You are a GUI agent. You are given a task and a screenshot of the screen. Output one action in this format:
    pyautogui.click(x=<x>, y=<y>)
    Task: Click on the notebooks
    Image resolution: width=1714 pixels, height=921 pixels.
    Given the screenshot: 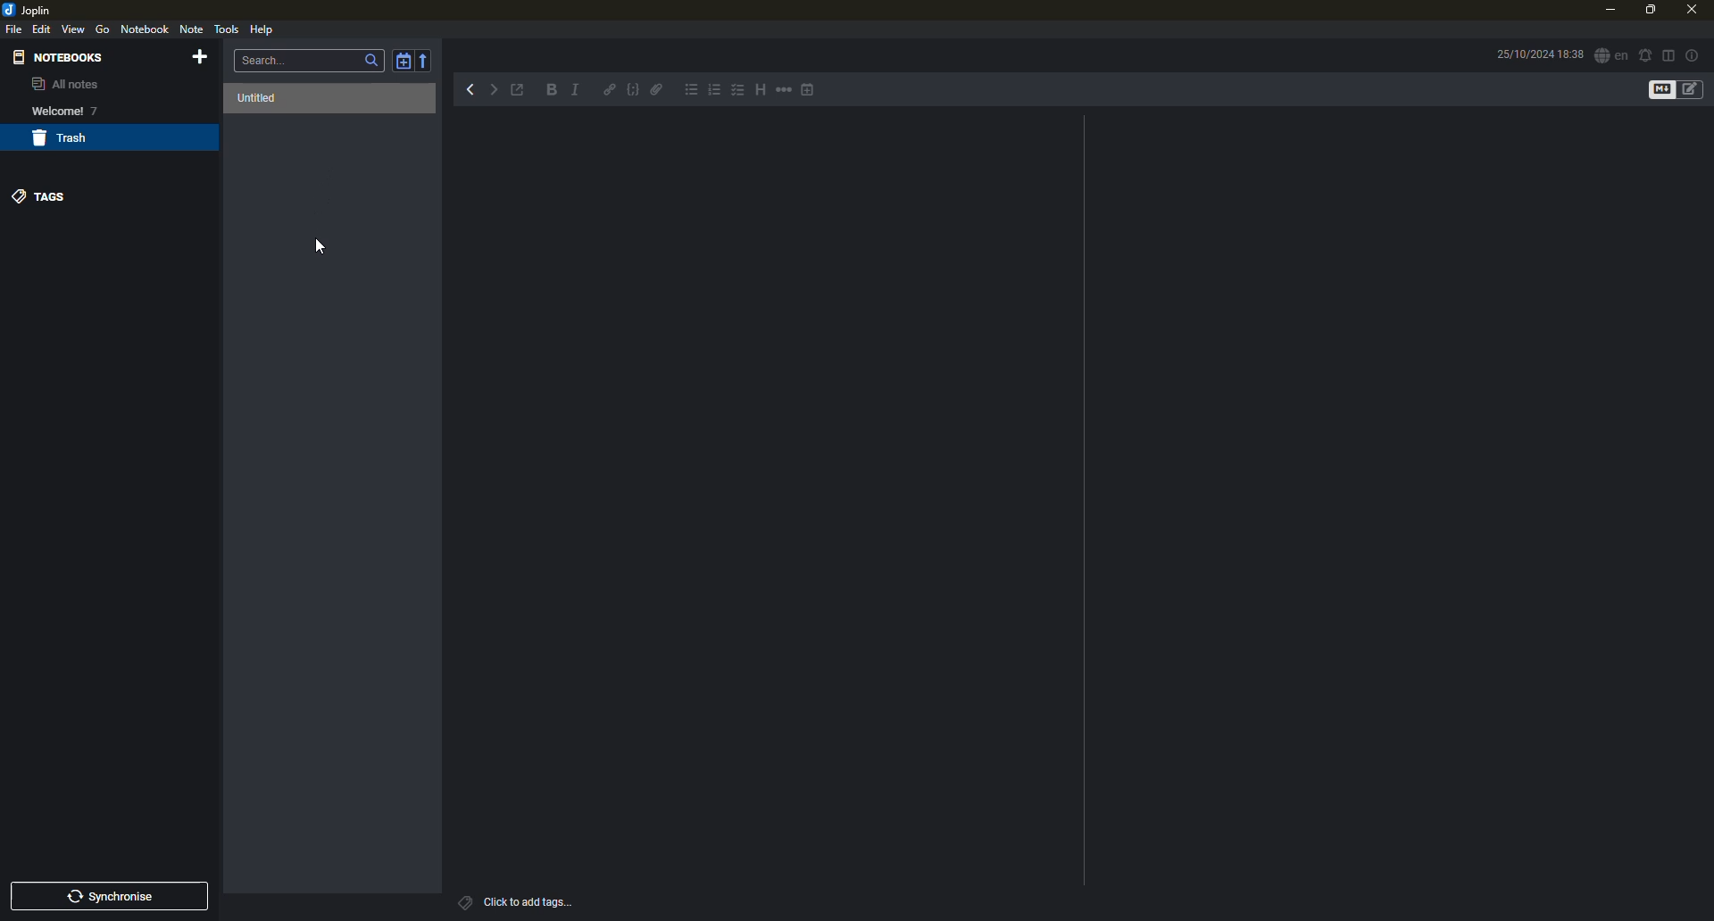 What is the action you would take?
    pyautogui.click(x=62, y=56)
    